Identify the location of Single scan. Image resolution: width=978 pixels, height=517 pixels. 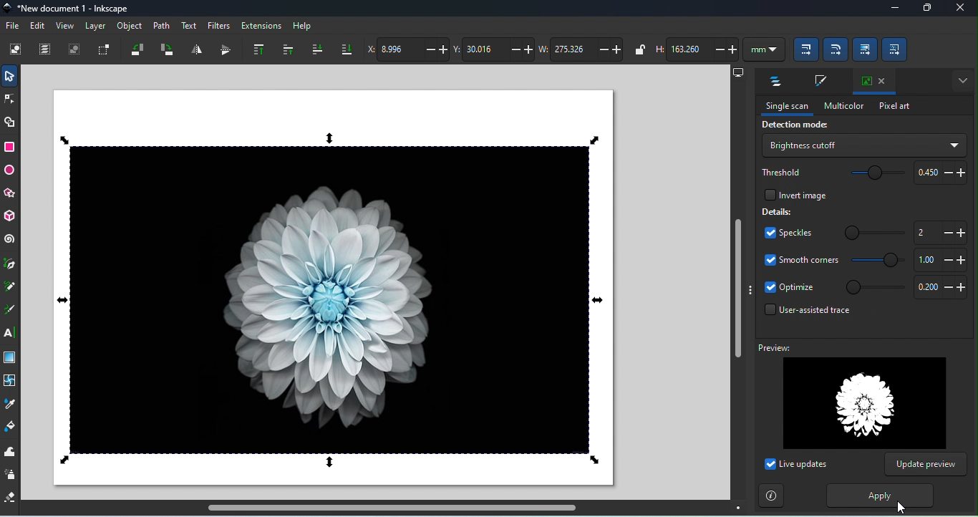
(786, 107).